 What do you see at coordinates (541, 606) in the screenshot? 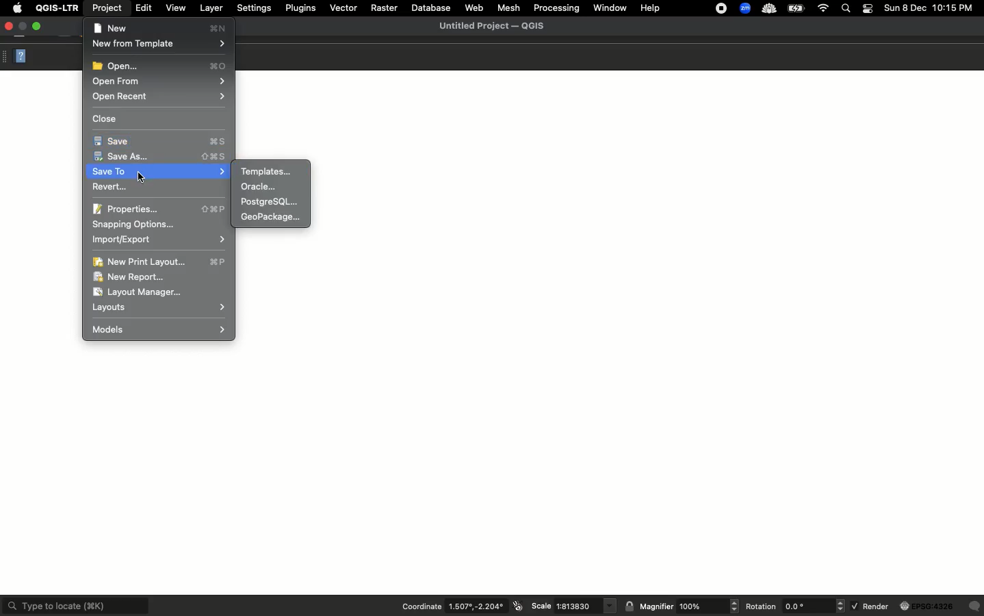
I see `Scale` at bounding box center [541, 606].